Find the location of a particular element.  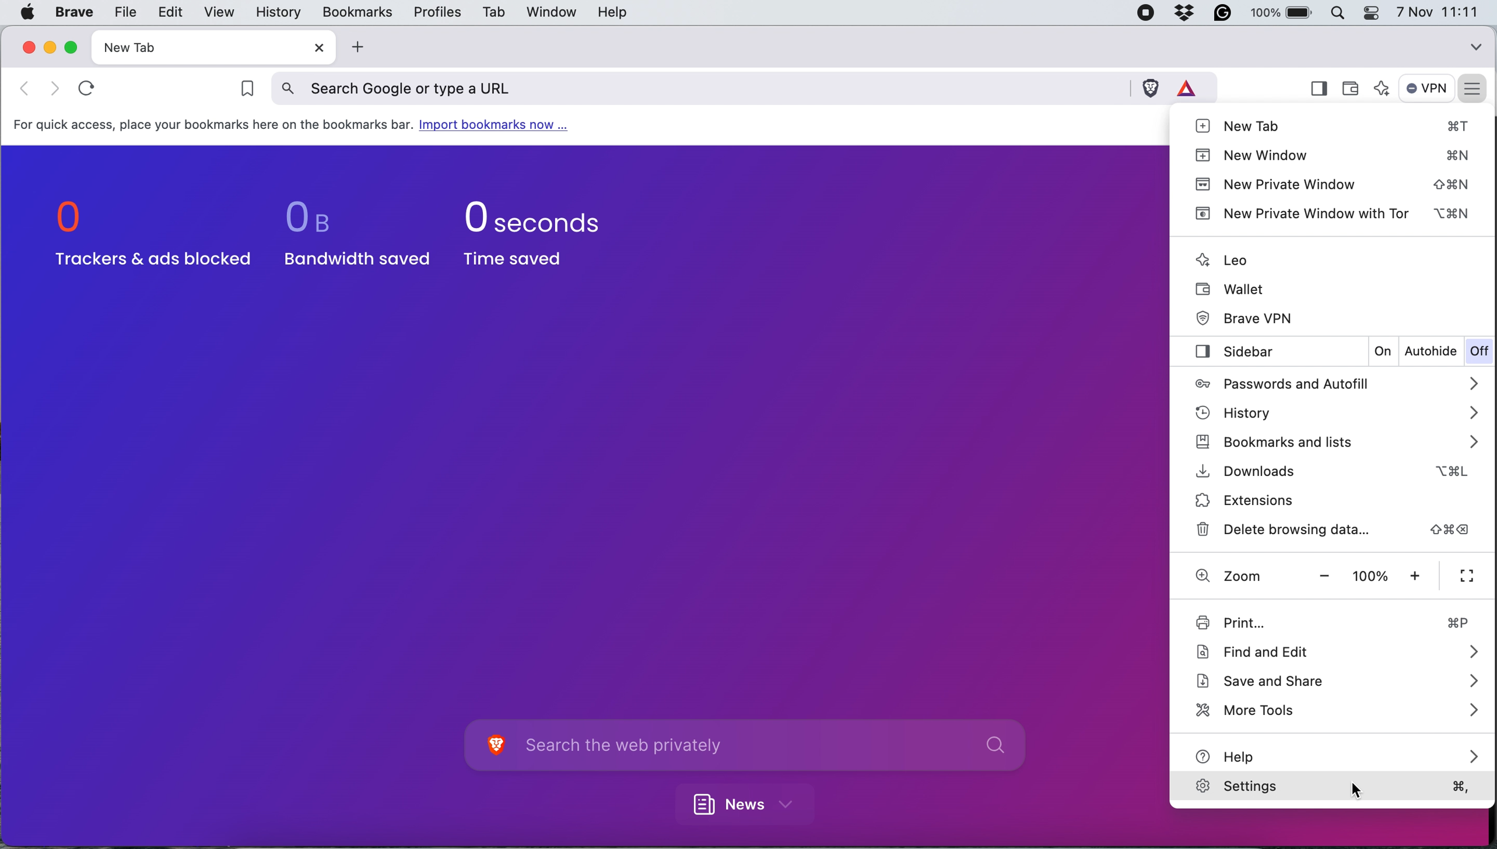

rewards is located at coordinates (1193, 86).